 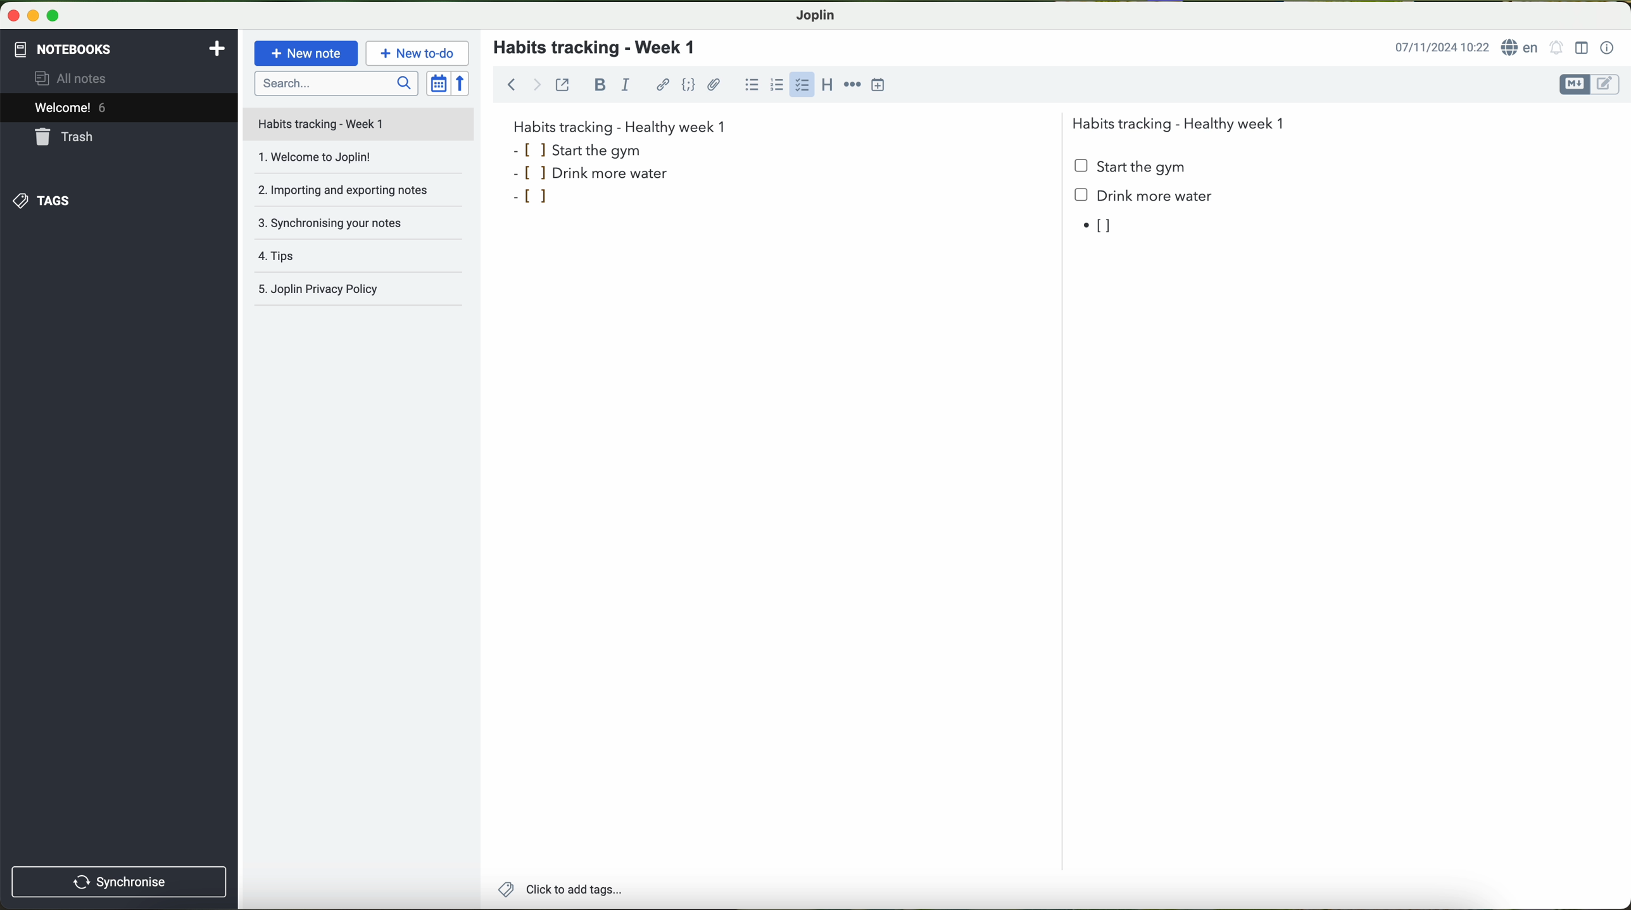 I want to click on heading, so click(x=829, y=88).